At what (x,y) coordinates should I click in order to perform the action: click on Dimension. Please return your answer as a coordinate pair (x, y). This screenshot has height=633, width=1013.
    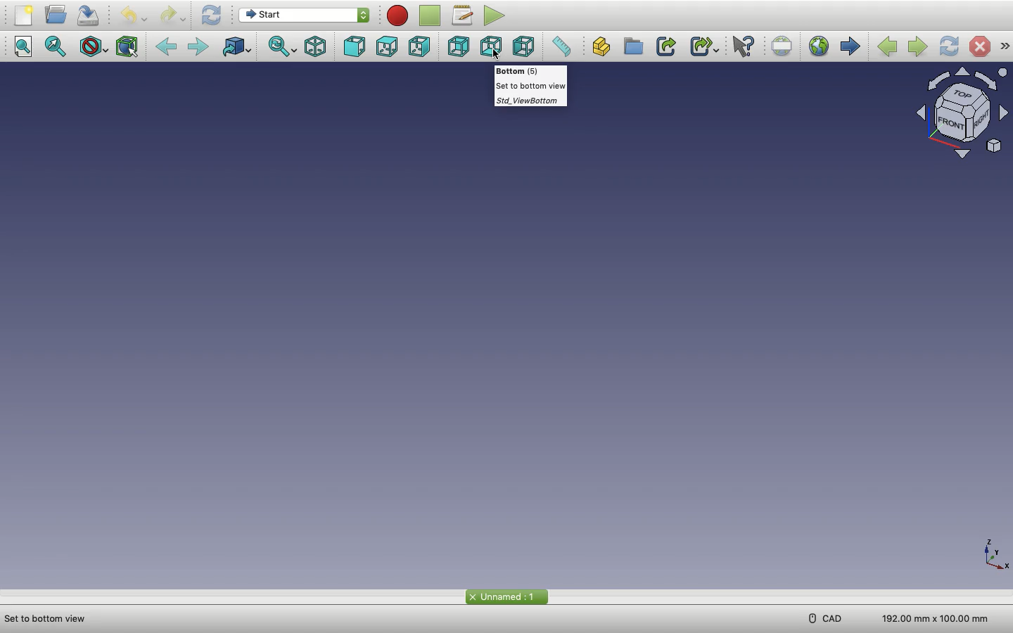
    Looking at the image, I should click on (931, 616).